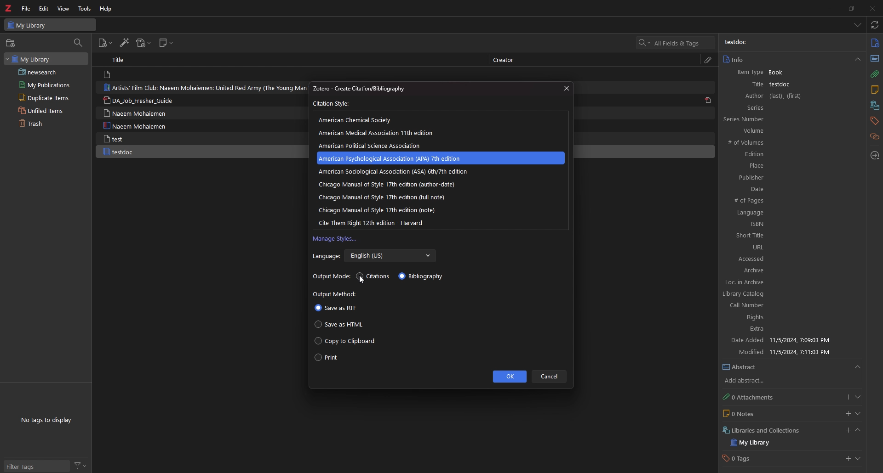  I want to click on Publisher, so click(786, 177).